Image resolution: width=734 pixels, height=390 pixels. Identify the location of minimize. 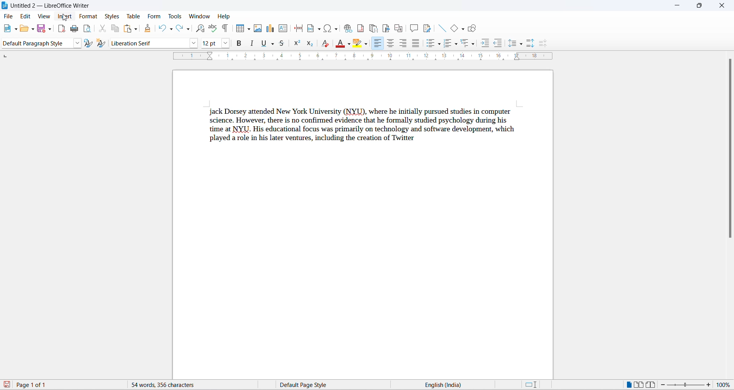
(676, 5).